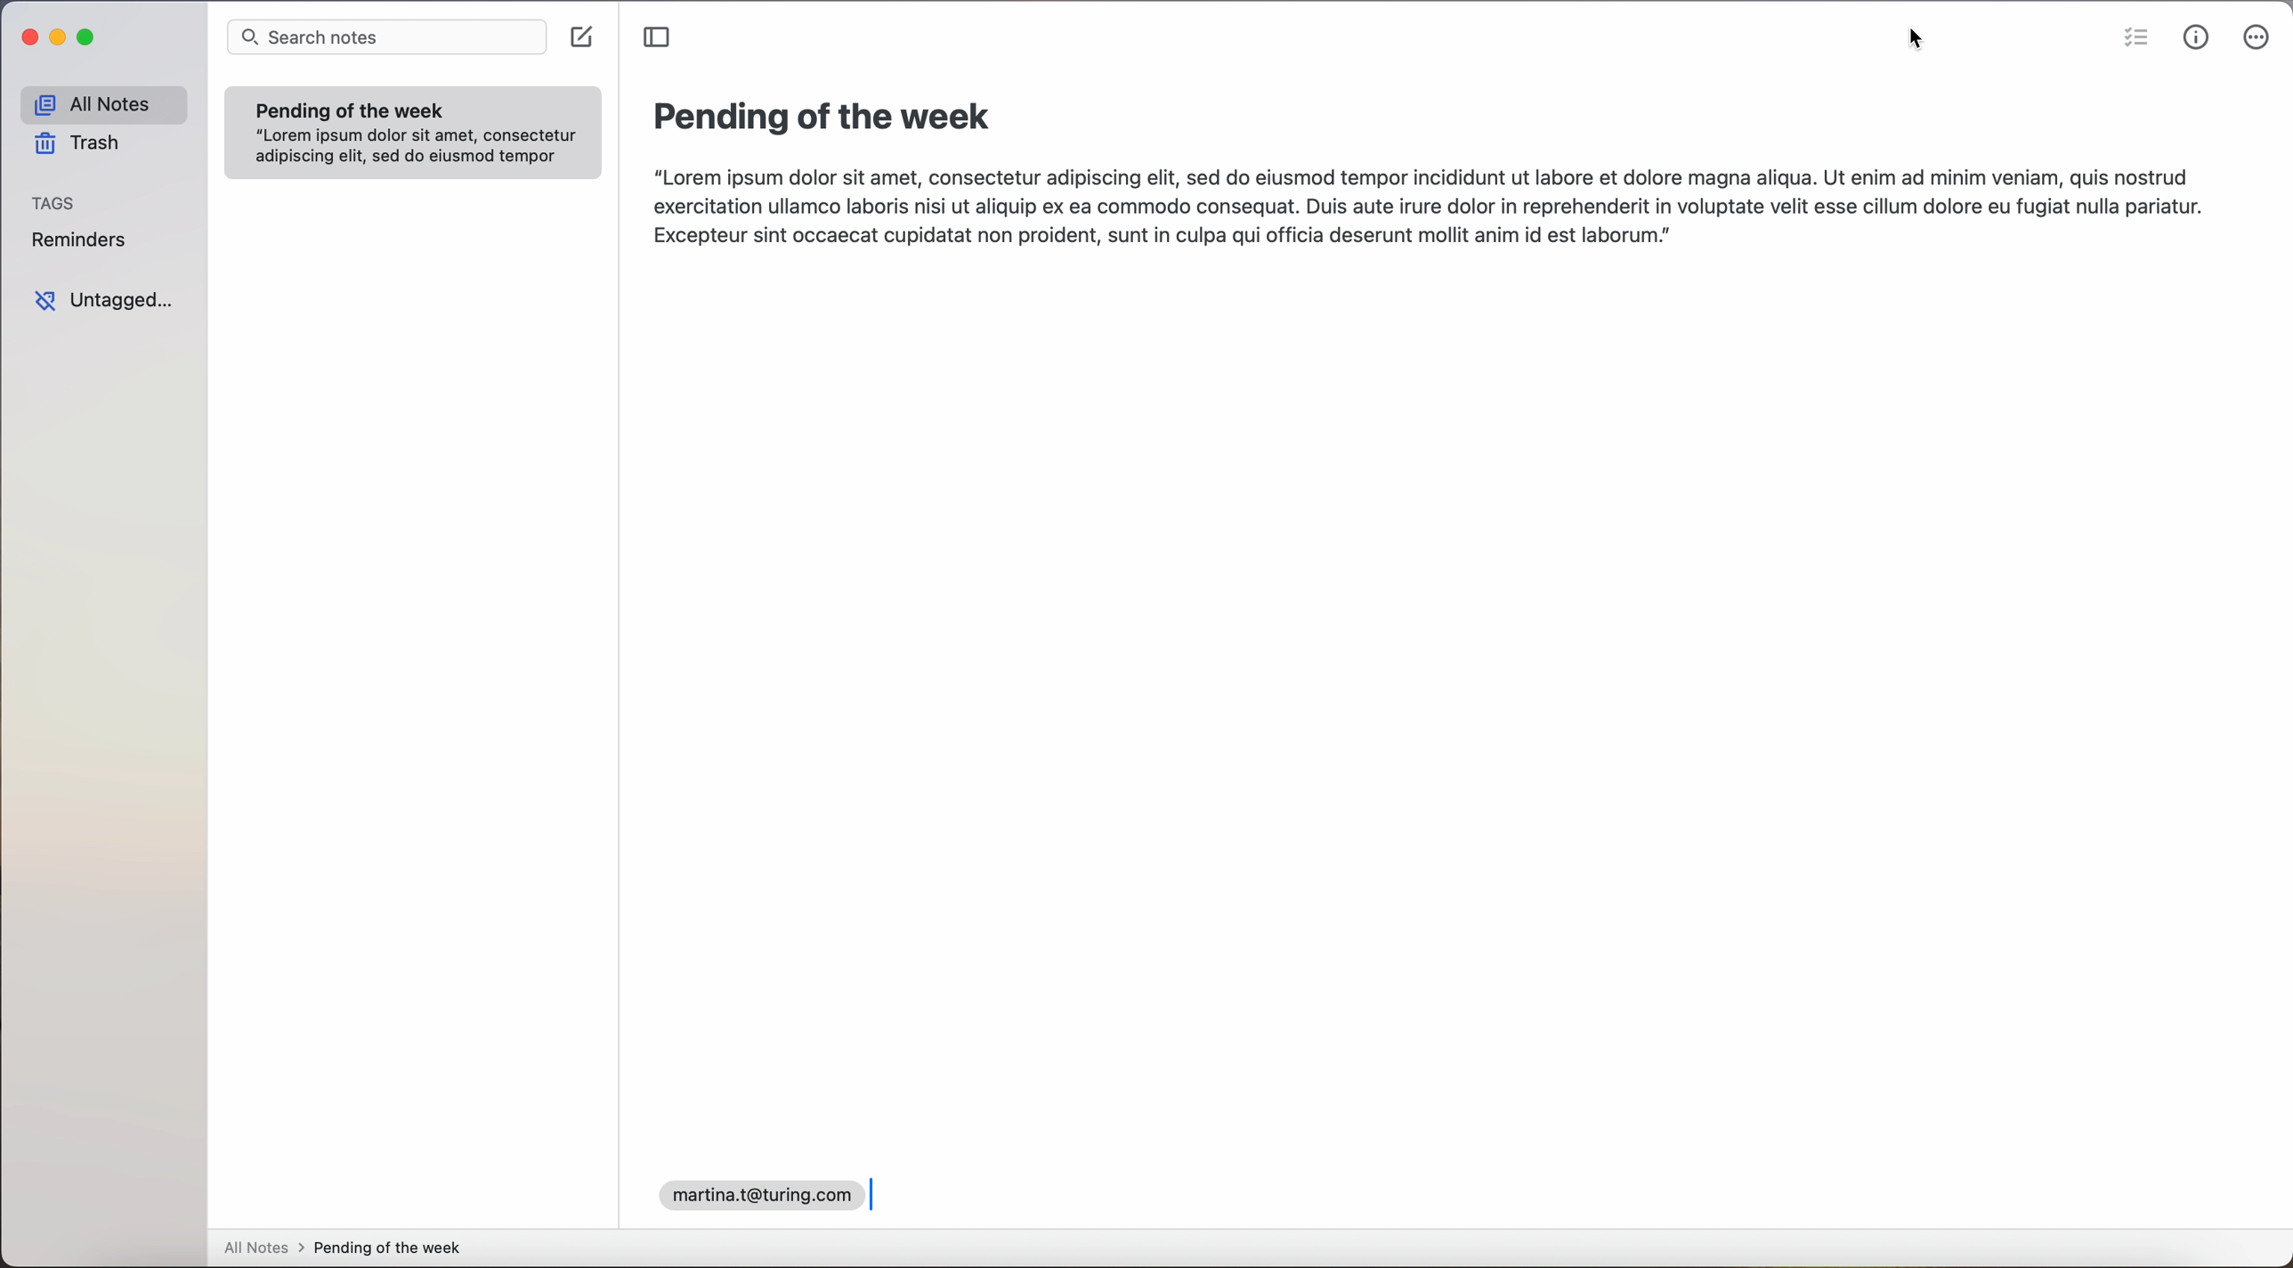 This screenshot has width=2293, height=1268. What do you see at coordinates (828, 118) in the screenshot?
I see `title: pending of the week` at bounding box center [828, 118].